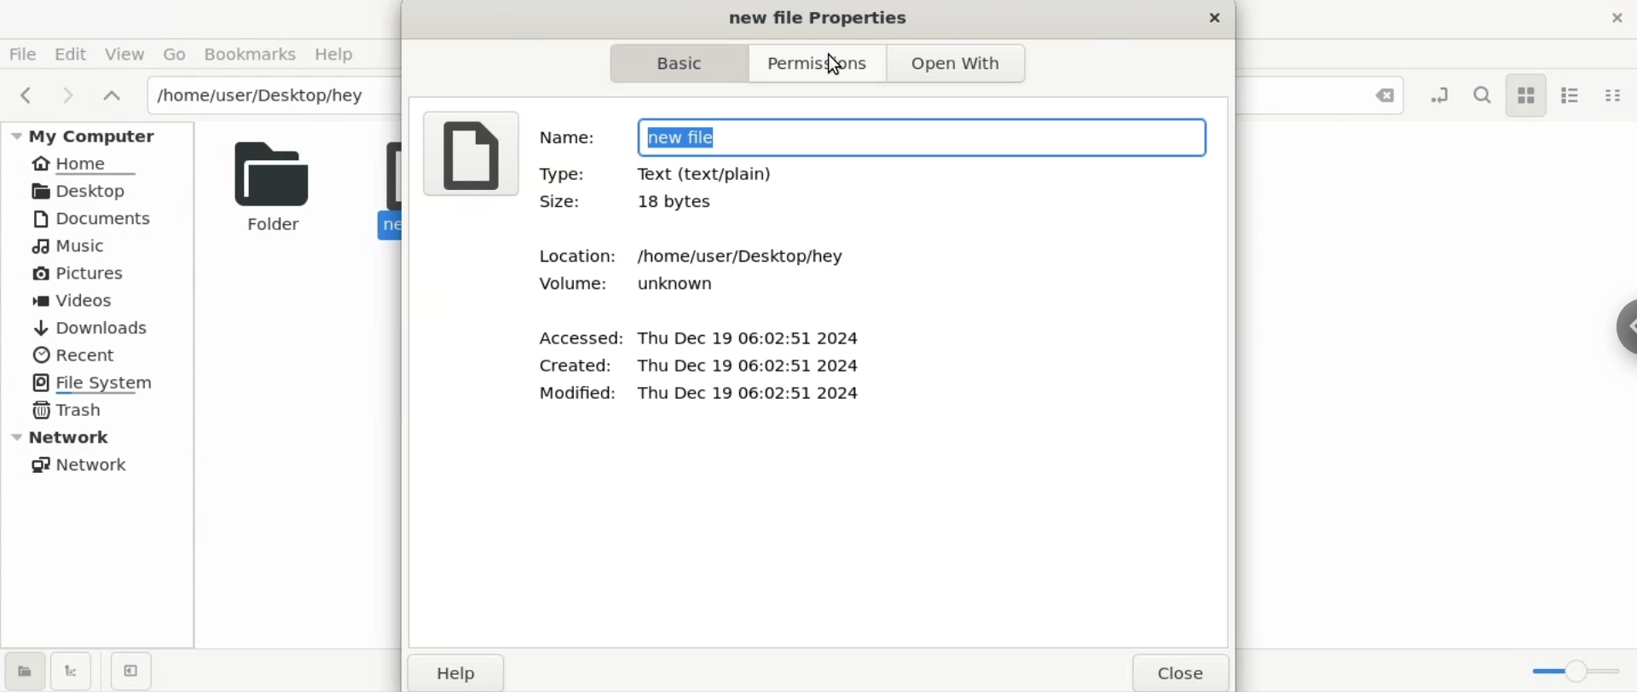  Describe the element at coordinates (812, 65) in the screenshot. I see `Permissions` at that location.